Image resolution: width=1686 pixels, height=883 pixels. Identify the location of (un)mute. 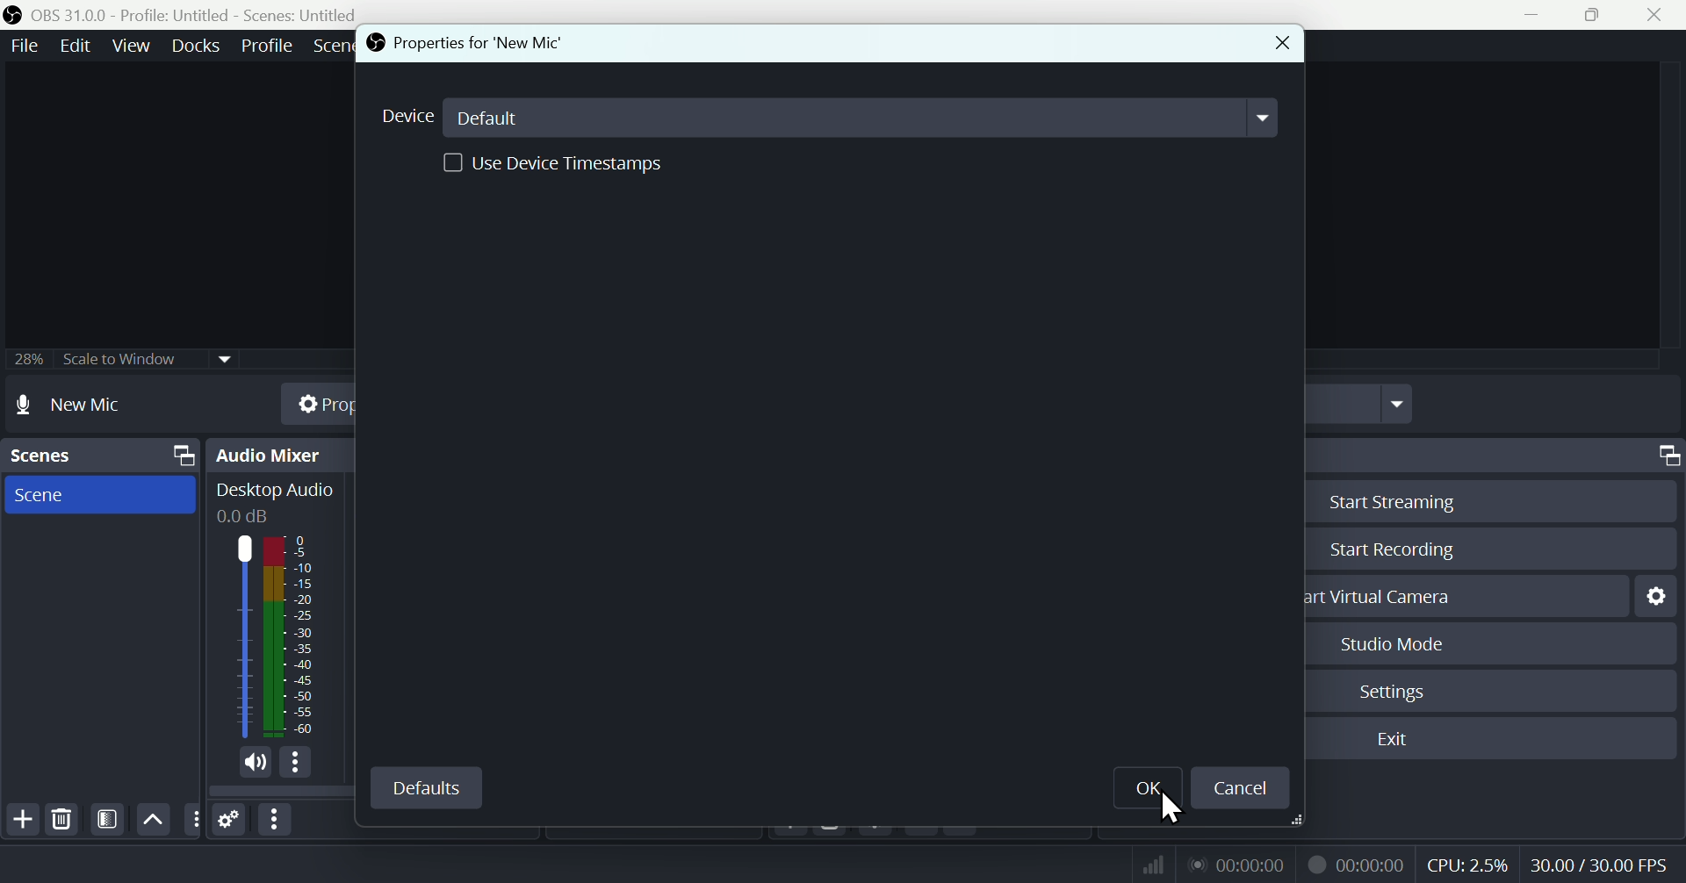
(256, 765).